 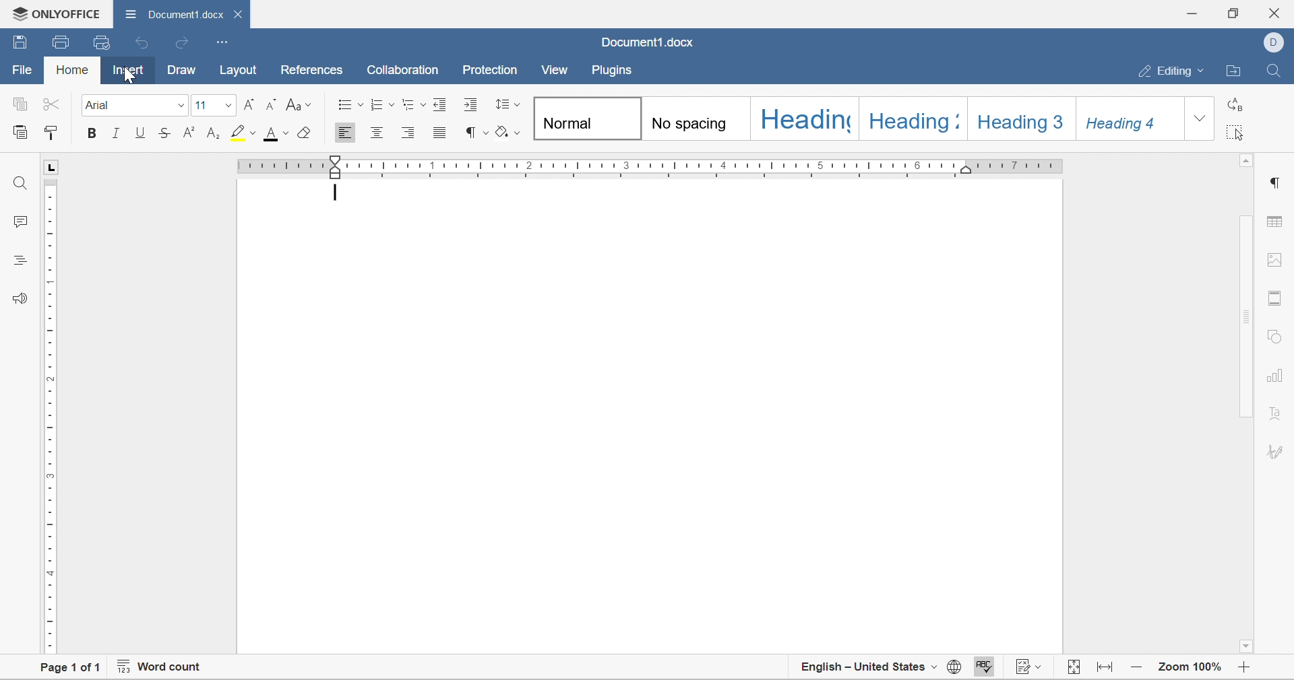 I want to click on Scroll down, so click(x=1249, y=648).